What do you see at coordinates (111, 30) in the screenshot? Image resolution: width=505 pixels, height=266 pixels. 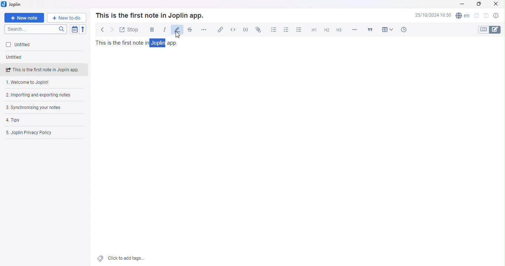 I see `Forward` at bounding box center [111, 30].